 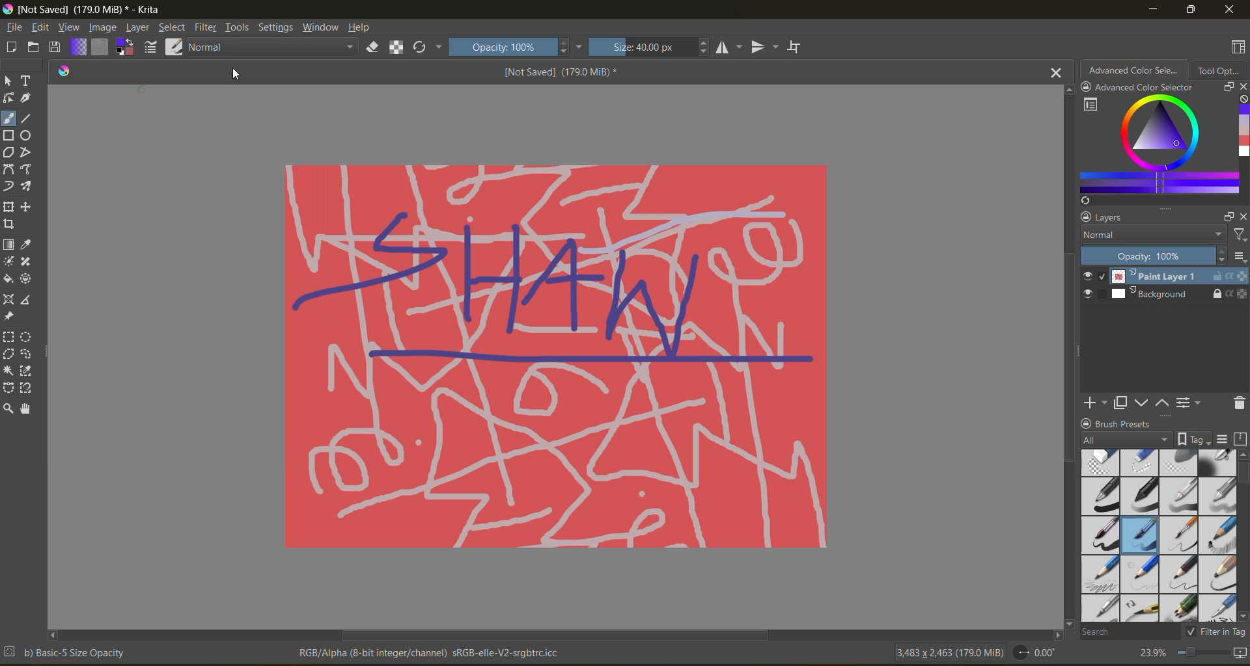 I want to click on bezier curve tool, so click(x=10, y=170).